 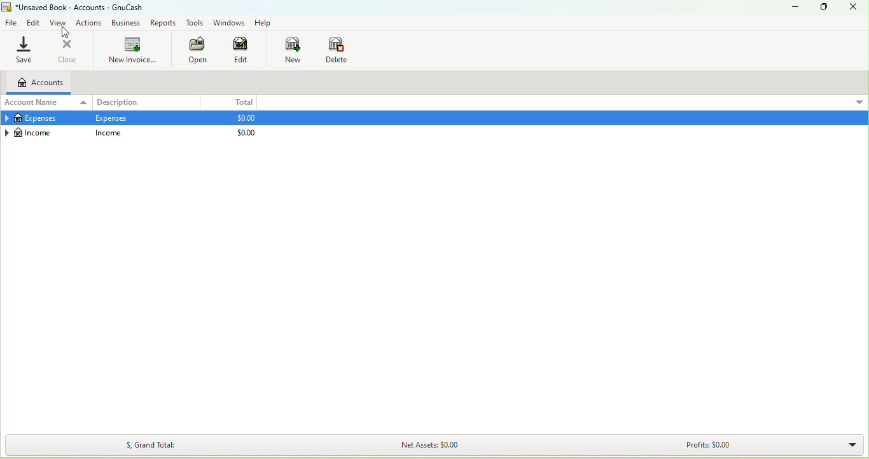 What do you see at coordinates (6, 132) in the screenshot?
I see `Collapse` at bounding box center [6, 132].